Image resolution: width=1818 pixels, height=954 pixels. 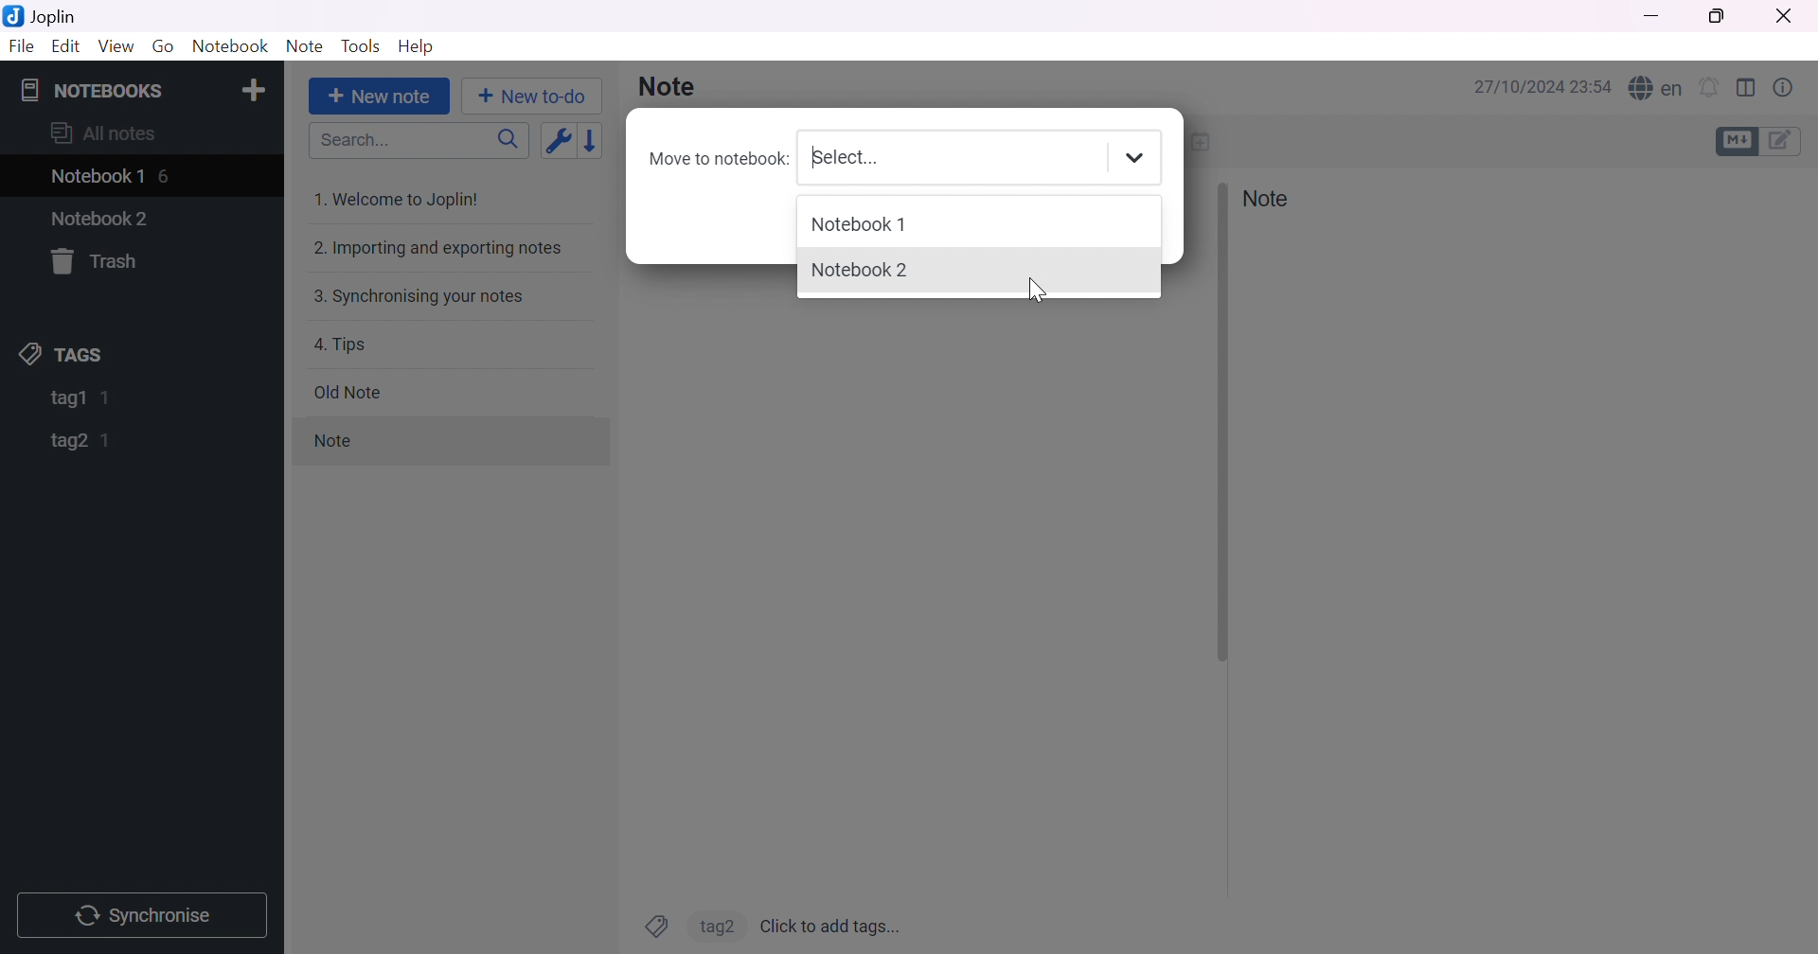 What do you see at coordinates (668, 88) in the screenshot?
I see `Note` at bounding box center [668, 88].